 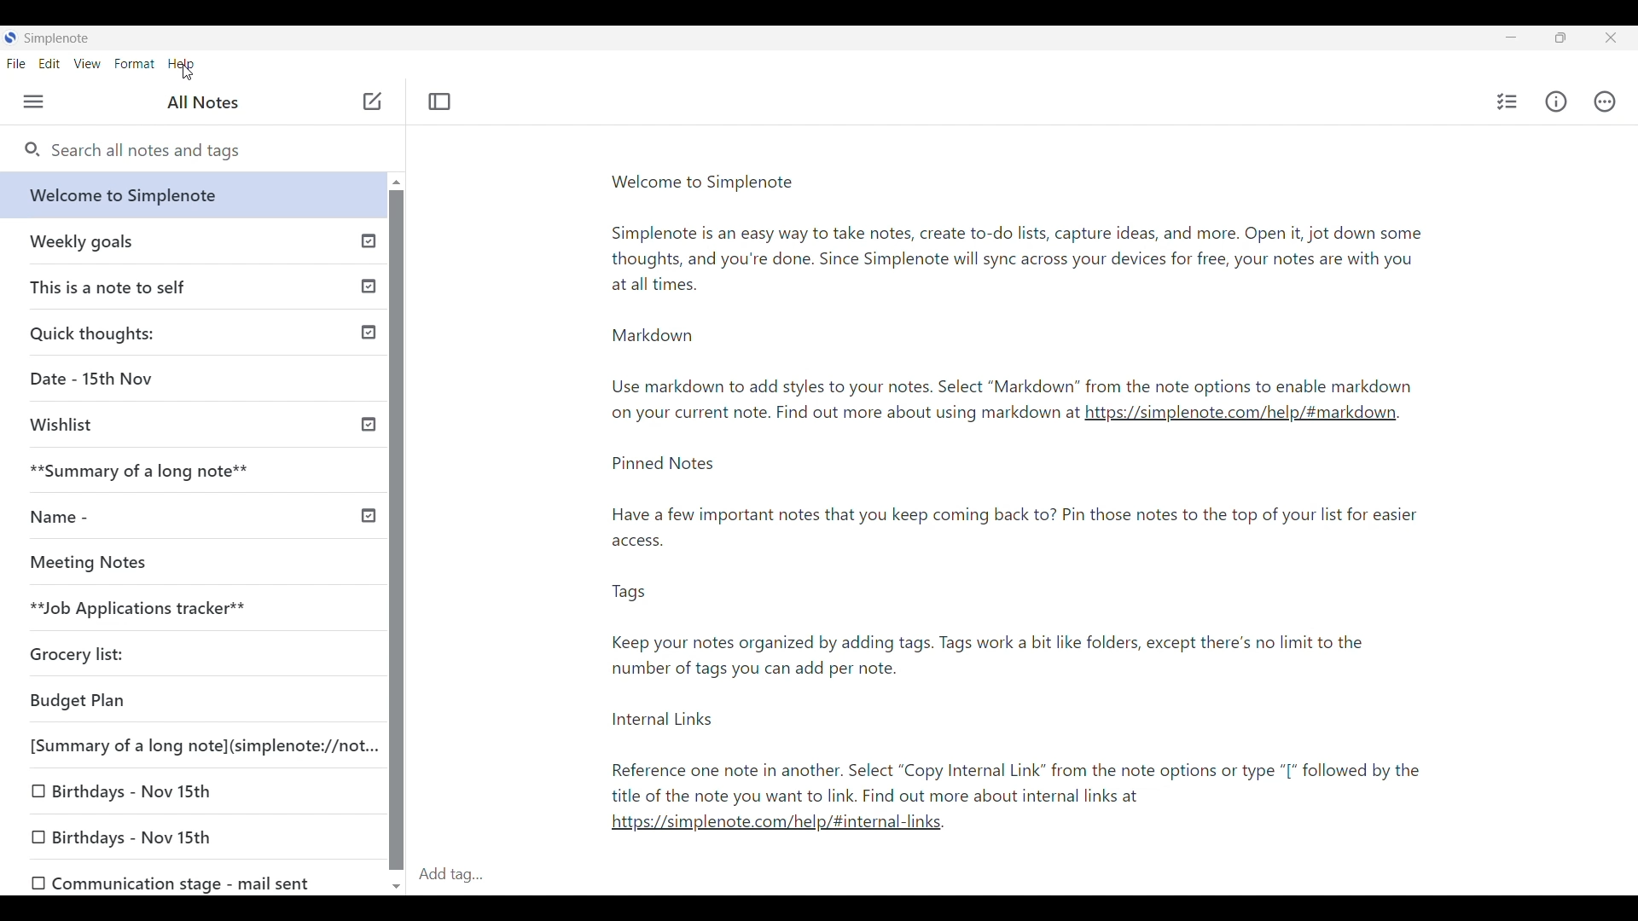 I want to click on , so click(x=369, y=284).